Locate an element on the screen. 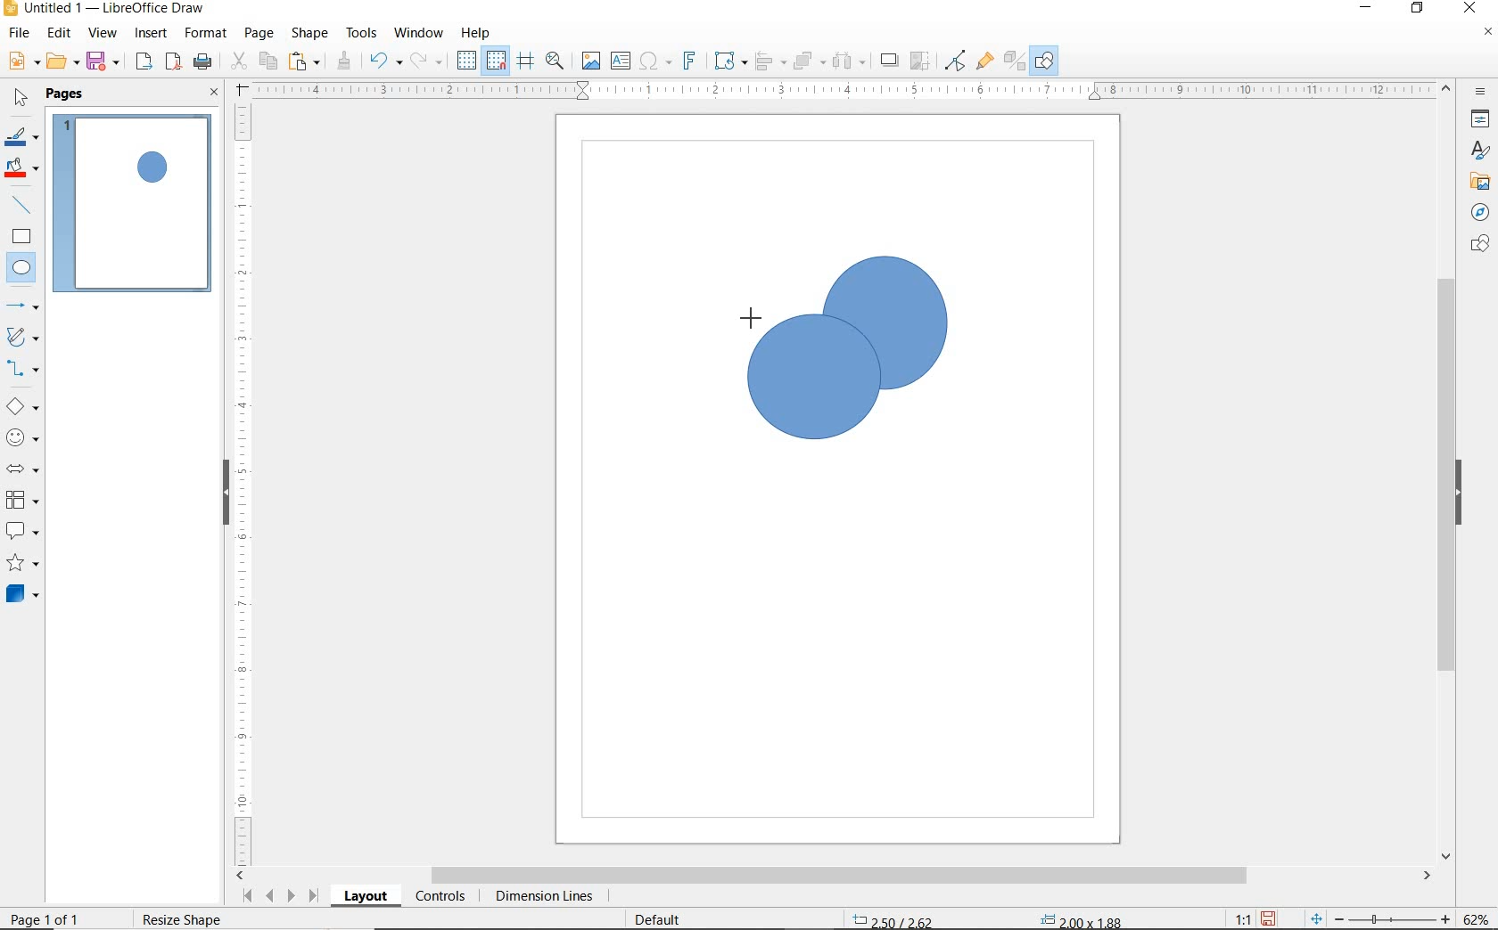  SCROLL NEXT is located at coordinates (278, 895).